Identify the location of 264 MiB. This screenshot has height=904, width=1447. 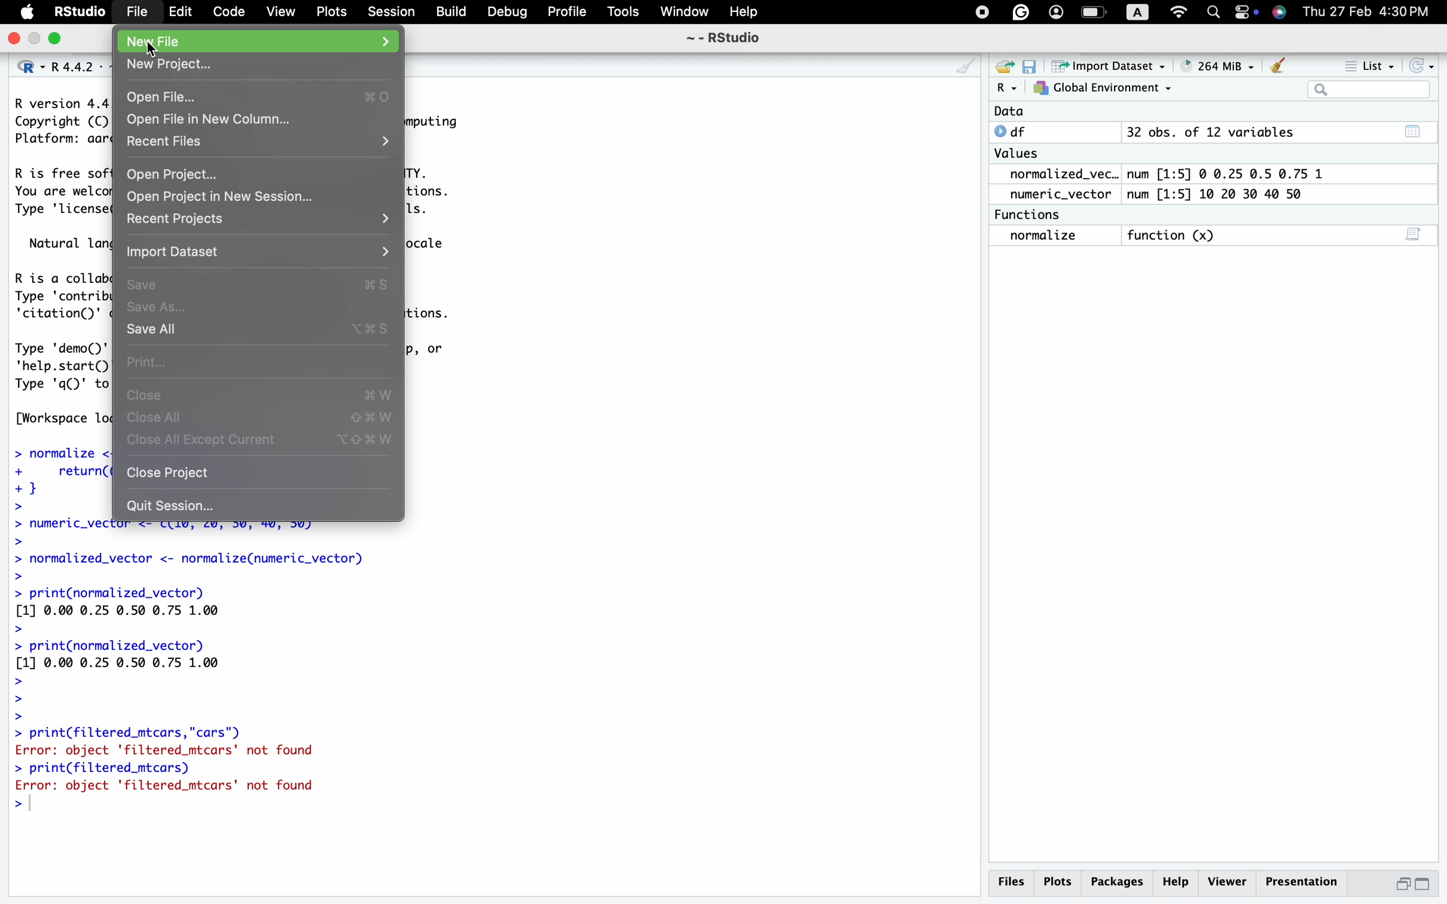
(1221, 65).